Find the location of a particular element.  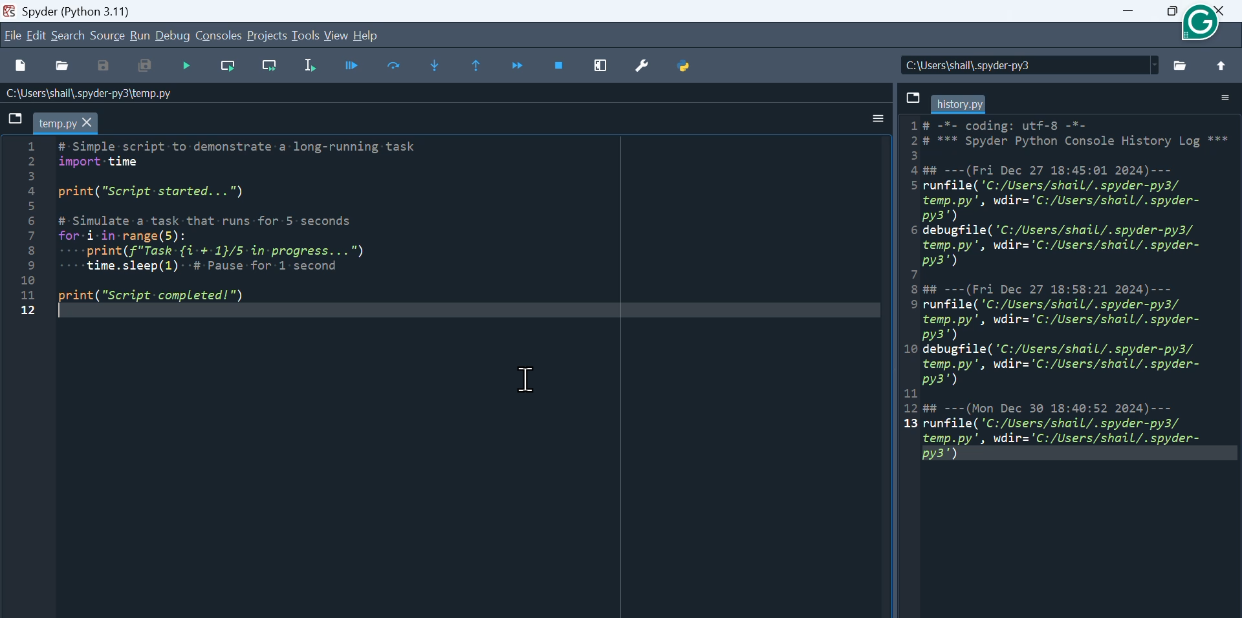

Spyder (Python 3.11) is located at coordinates (73, 11).